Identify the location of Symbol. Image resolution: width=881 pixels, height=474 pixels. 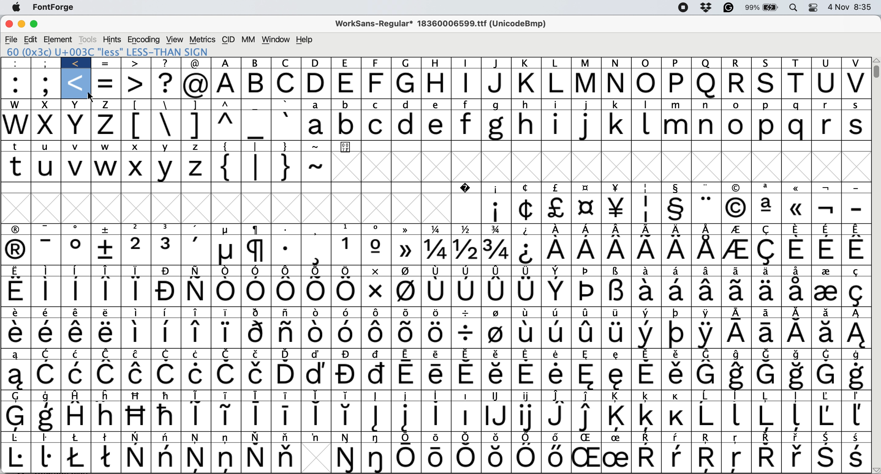
(826, 334).